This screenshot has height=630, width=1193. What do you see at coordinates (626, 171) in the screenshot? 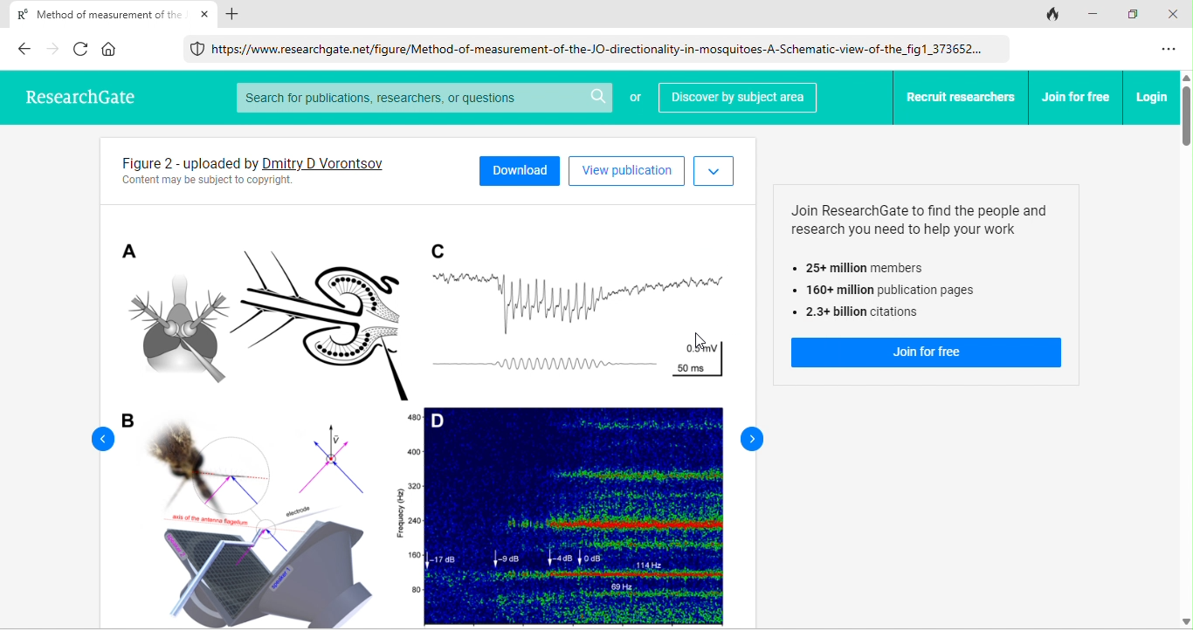
I see `view publication` at bounding box center [626, 171].